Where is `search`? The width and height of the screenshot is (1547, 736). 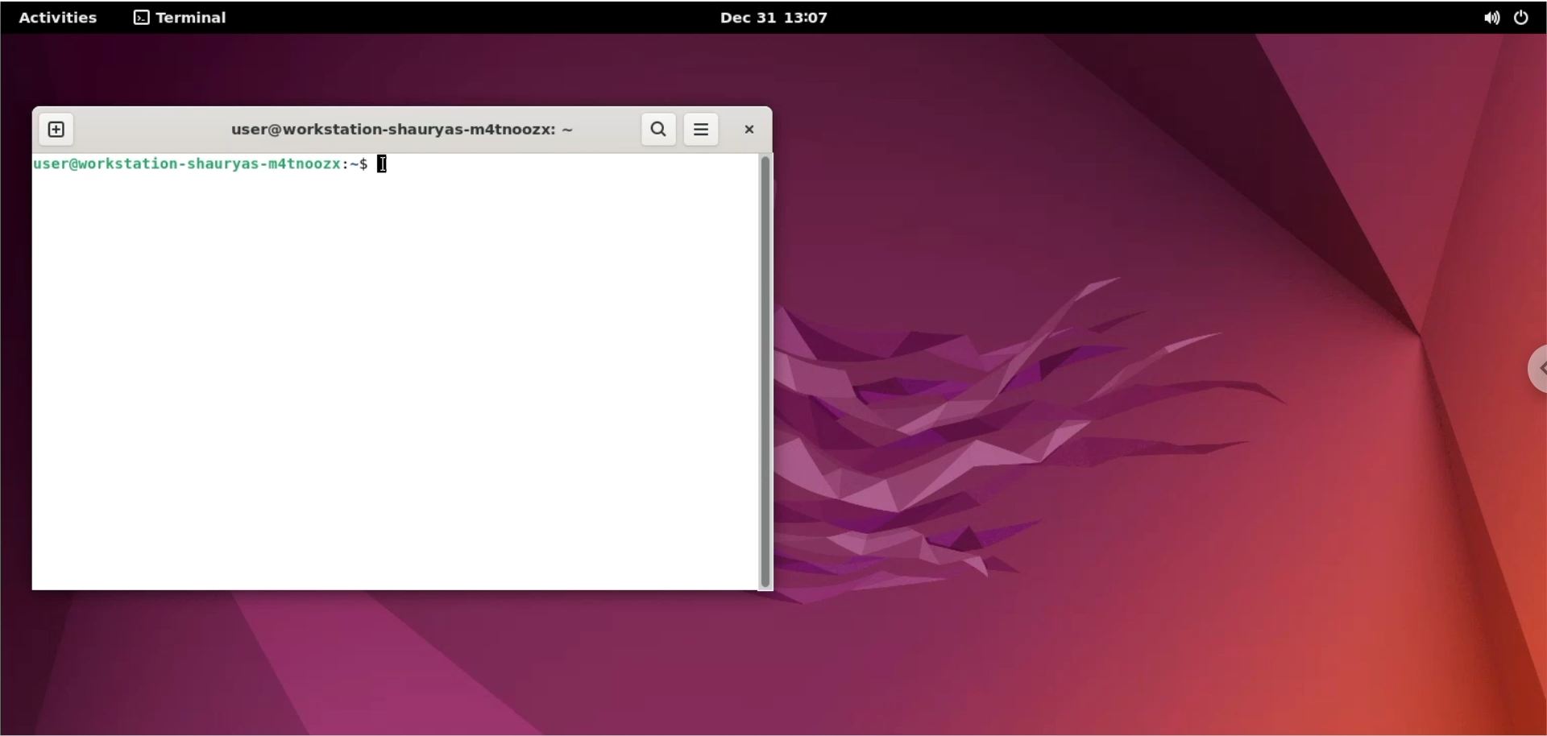
search is located at coordinates (660, 129).